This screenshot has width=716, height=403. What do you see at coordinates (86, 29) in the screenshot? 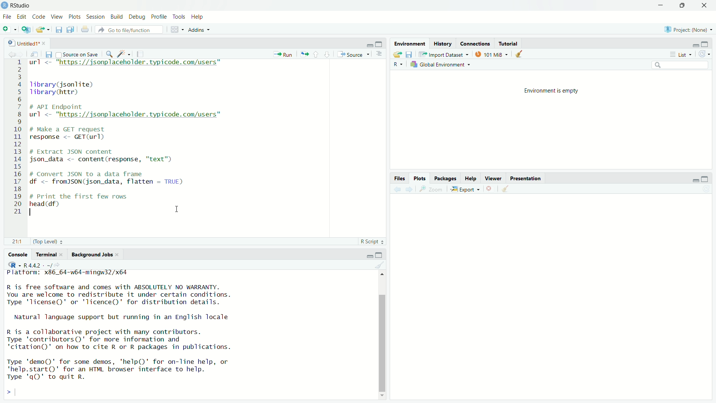
I see `Print` at bounding box center [86, 29].